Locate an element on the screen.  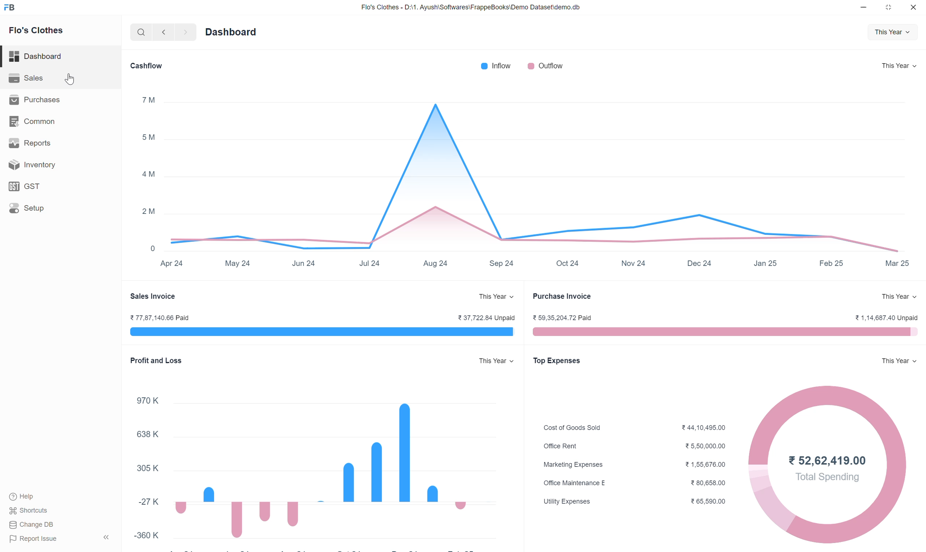
Frappe Book logo is located at coordinates (12, 8).